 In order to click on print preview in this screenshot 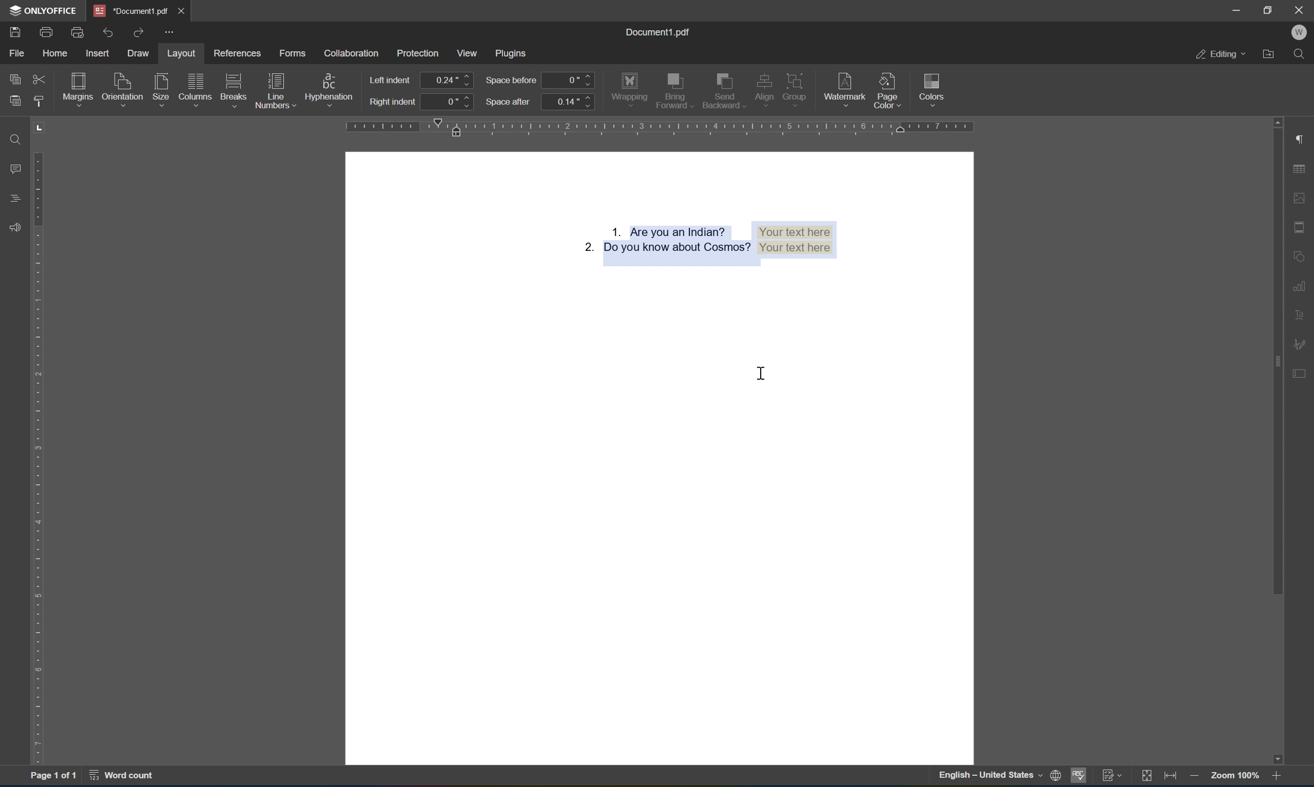, I will do `click(80, 32)`.